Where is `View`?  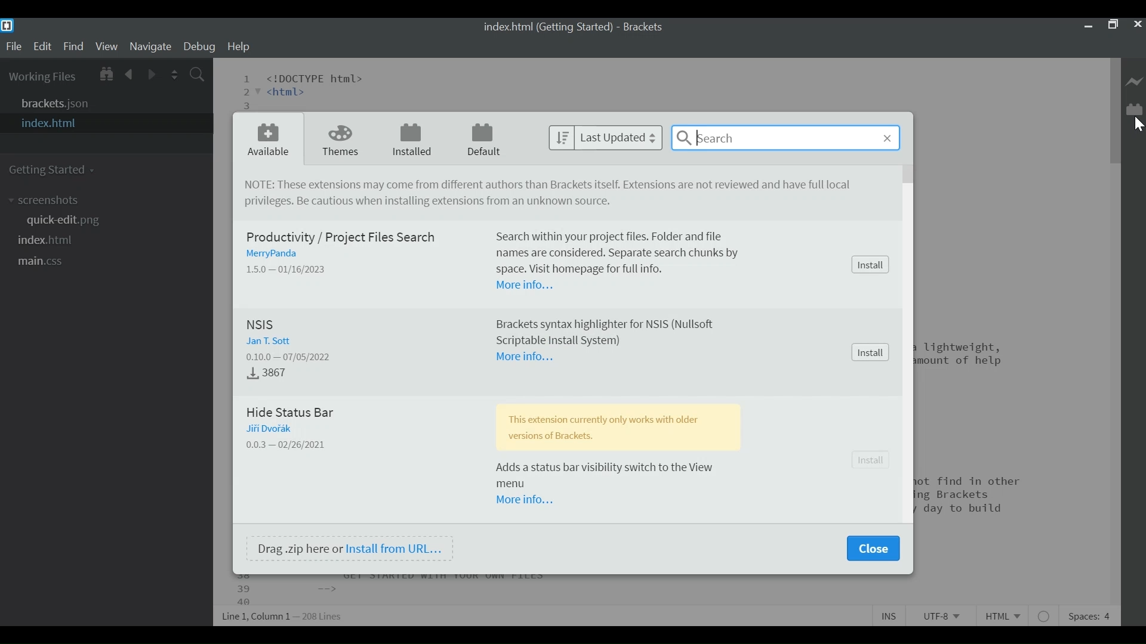 View is located at coordinates (106, 47).